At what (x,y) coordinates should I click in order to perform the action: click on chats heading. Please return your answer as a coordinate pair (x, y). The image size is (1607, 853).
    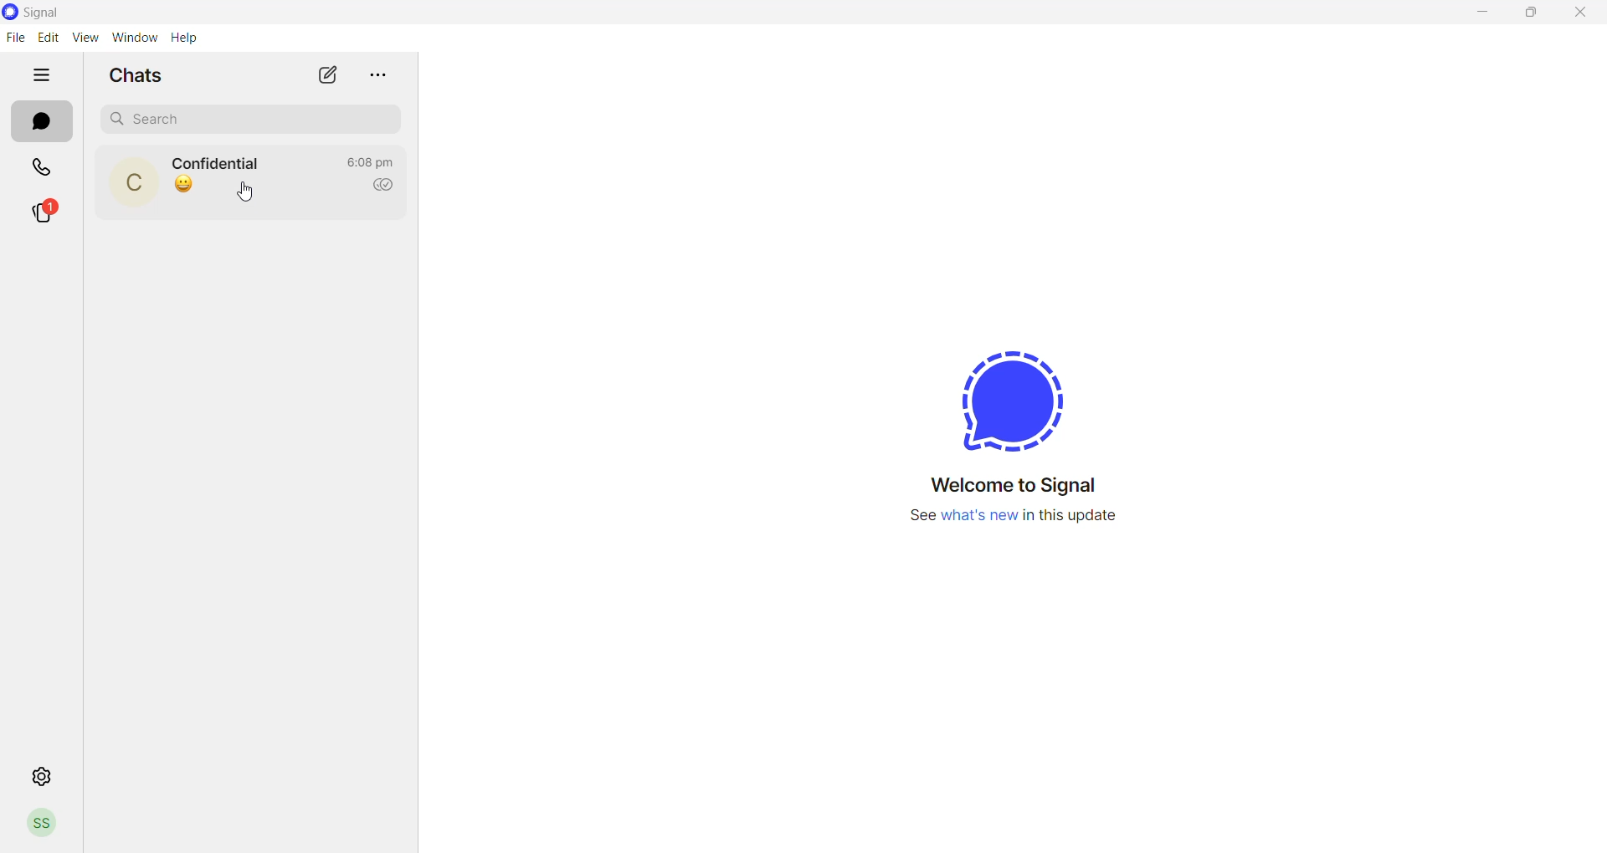
    Looking at the image, I should click on (137, 74).